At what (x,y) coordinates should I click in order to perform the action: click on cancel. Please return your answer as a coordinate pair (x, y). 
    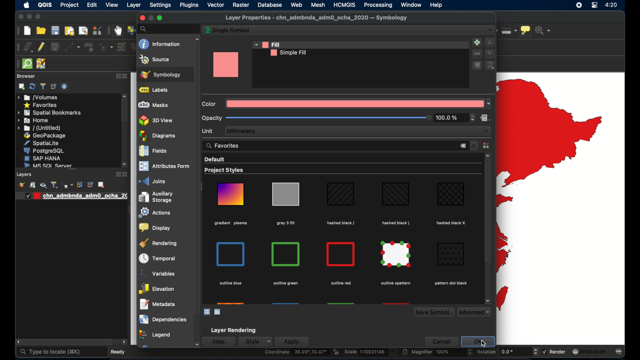
    Looking at the image, I should click on (440, 341).